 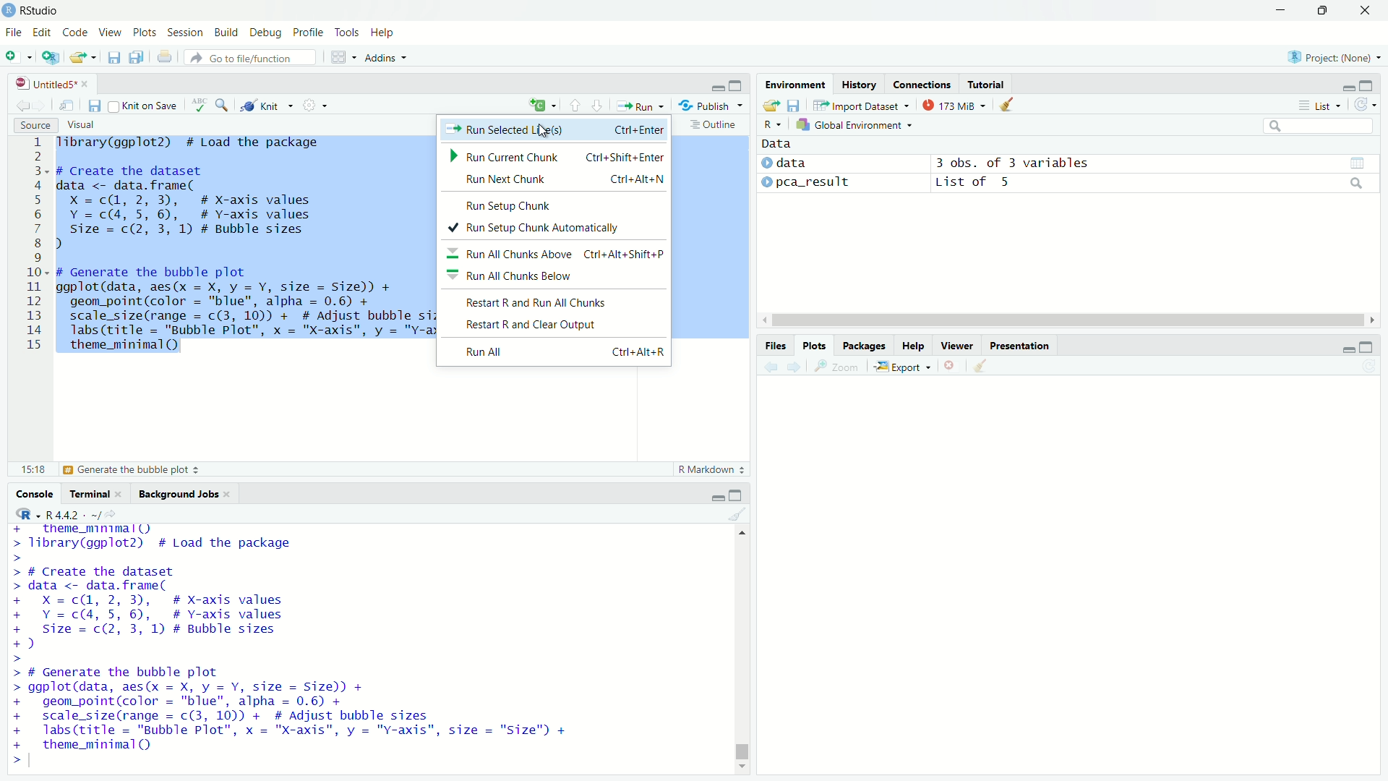 I want to click on go to file/function, so click(x=252, y=57).